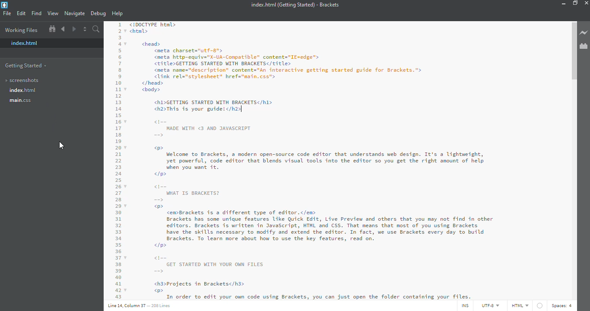 The height and width of the screenshot is (311, 590). I want to click on find, so click(37, 13).